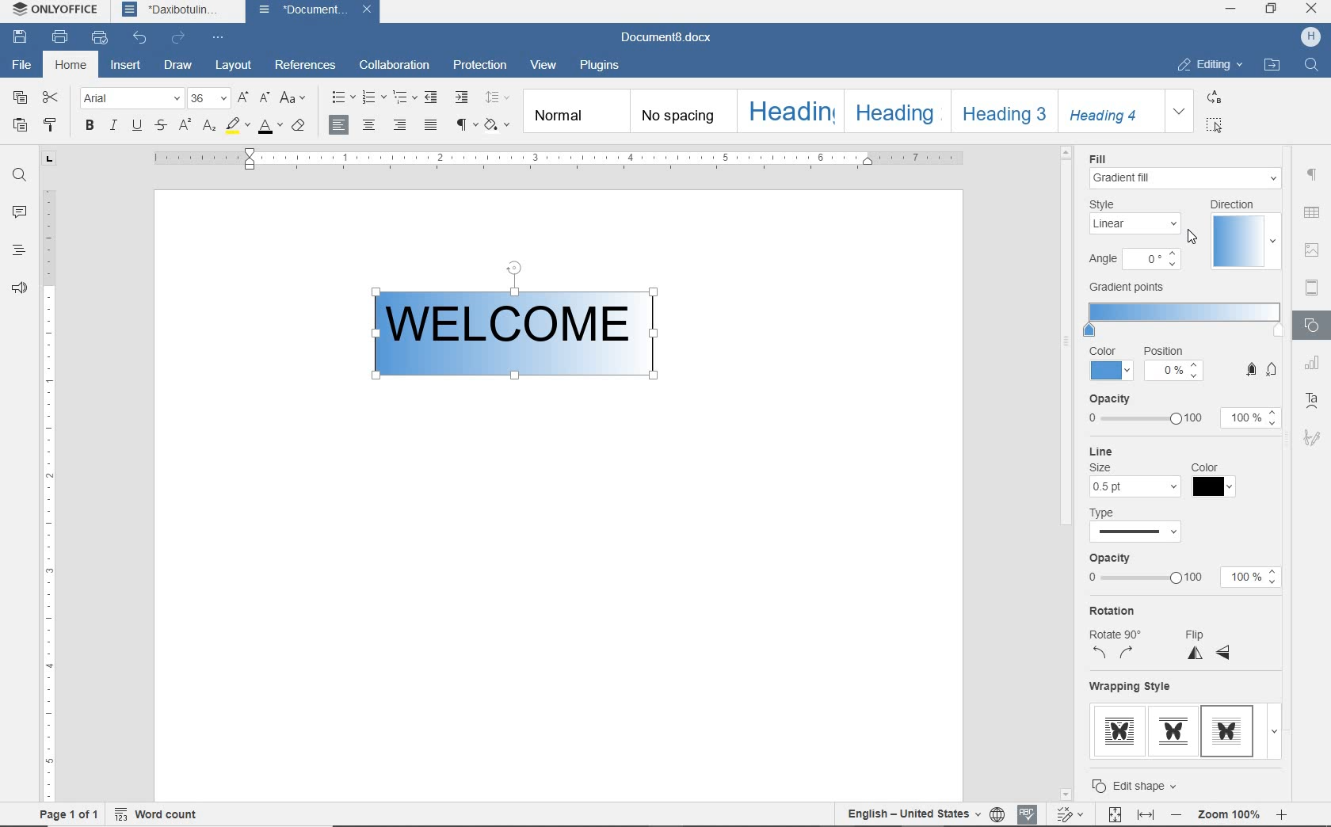  Describe the element at coordinates (1109, 366) in the screenshot. I see `color` at that location.